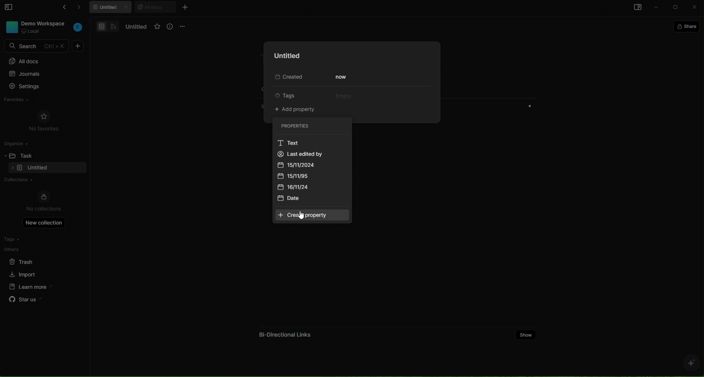 Image resolution: width=704 pixels, height=377 pixels. What do you see at coordinates (284, 332) in the screenshot?
I see `bi directional links` at bounding box center [284, 332].